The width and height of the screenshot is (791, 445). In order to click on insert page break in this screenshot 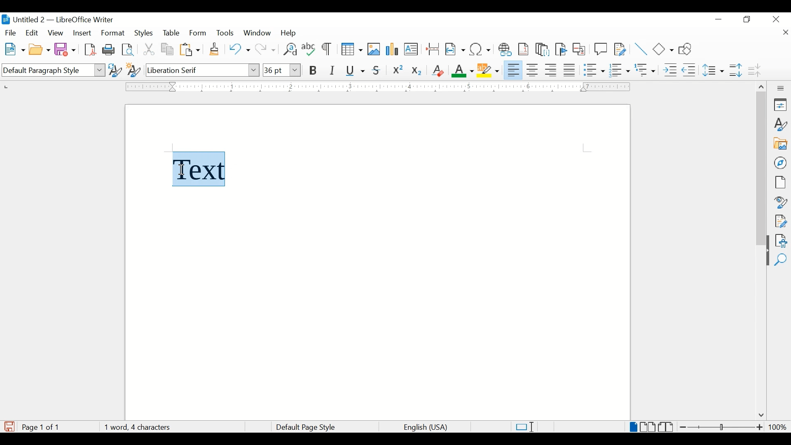, I will do `click(433, 49)`.